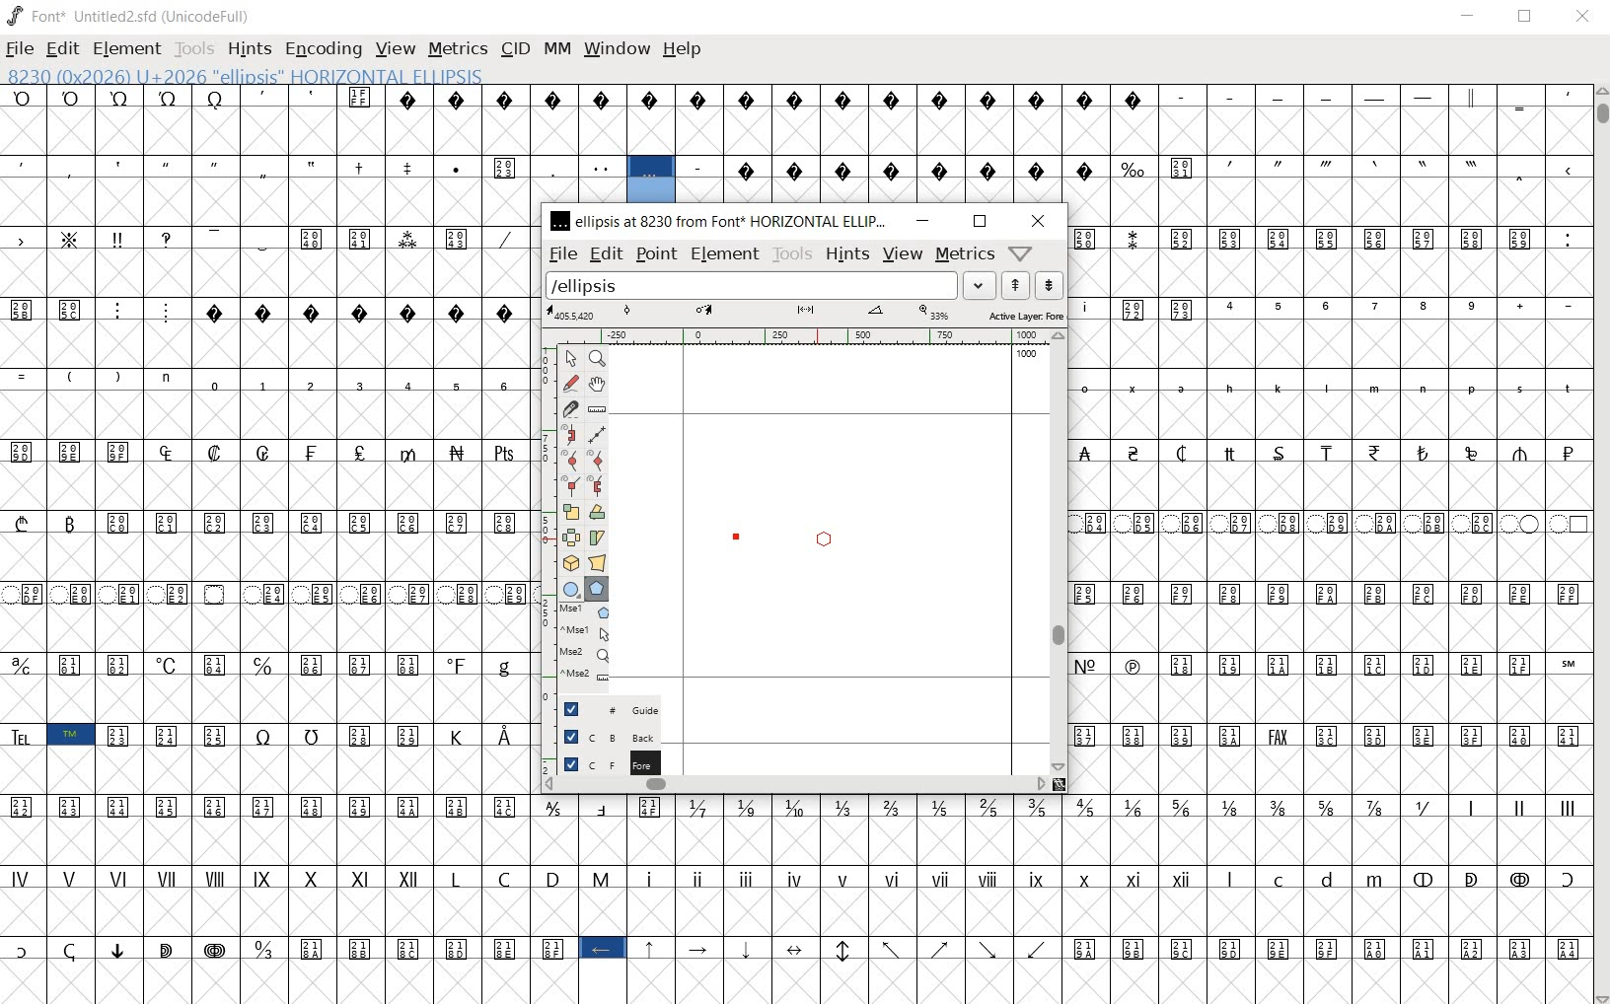 The height and width of the screenshot is (1004, 1610). Describe the element at coordinates (575, 358) in the screenshot. I see `POINTER` at that location.